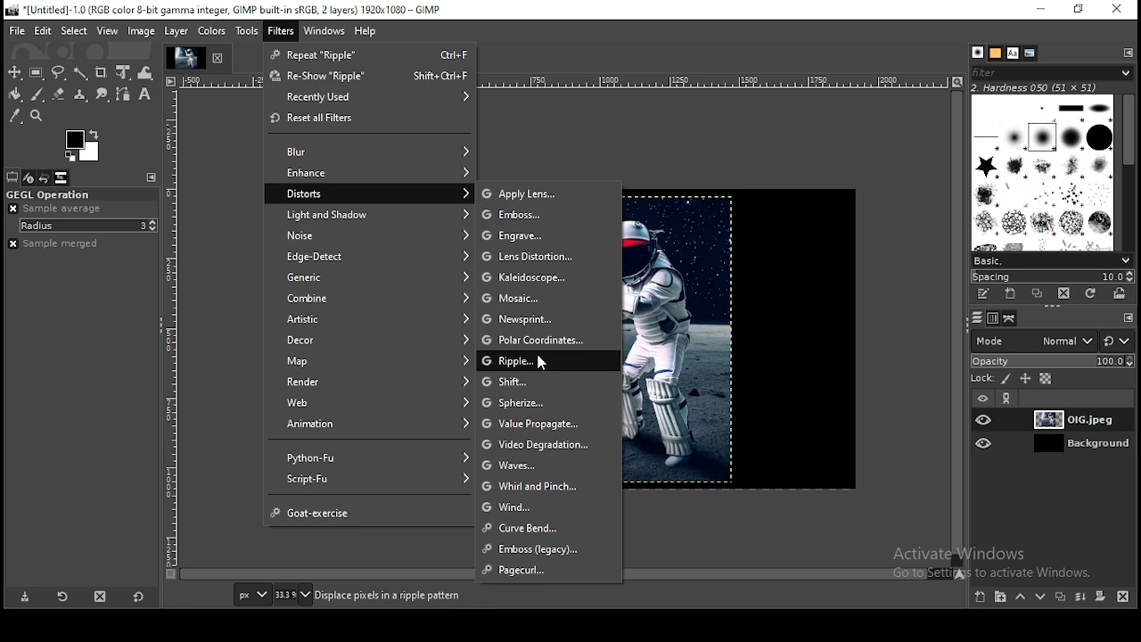 This screenshot has height=642, width=1141. What do you see at coordinates (371, 56) in the screenshot?
I see `repeat "ripple"` at bounding box center [371, 56].